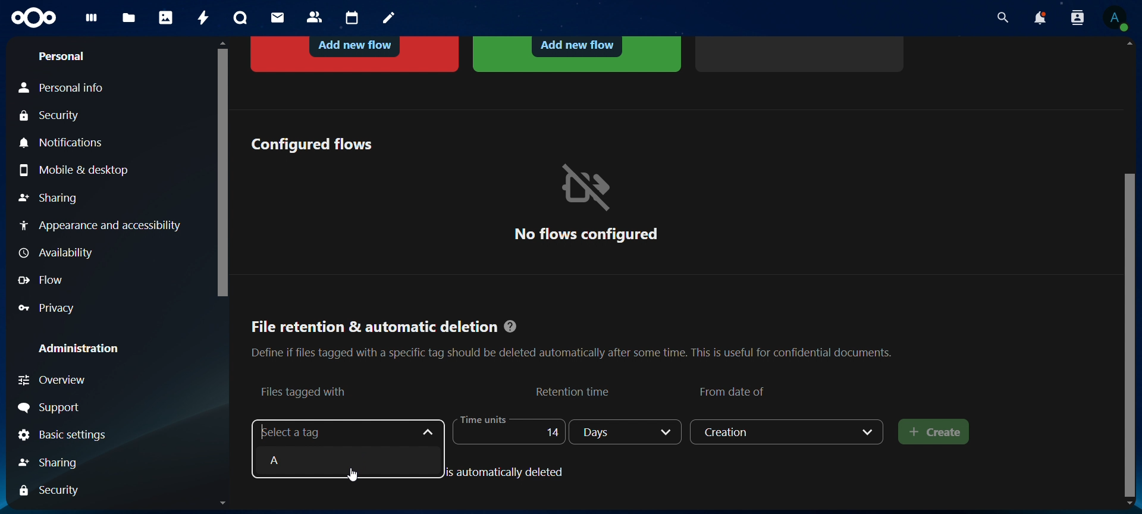 The height and width of the screenshot is (514, 1142). I want to click on talk, so click(240, 18).